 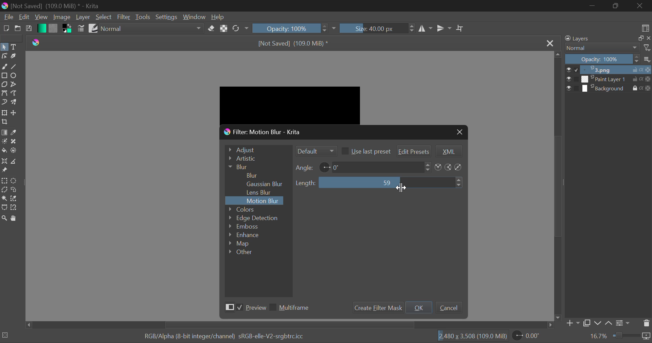 I want to click on New, so click(x=6, y=29).